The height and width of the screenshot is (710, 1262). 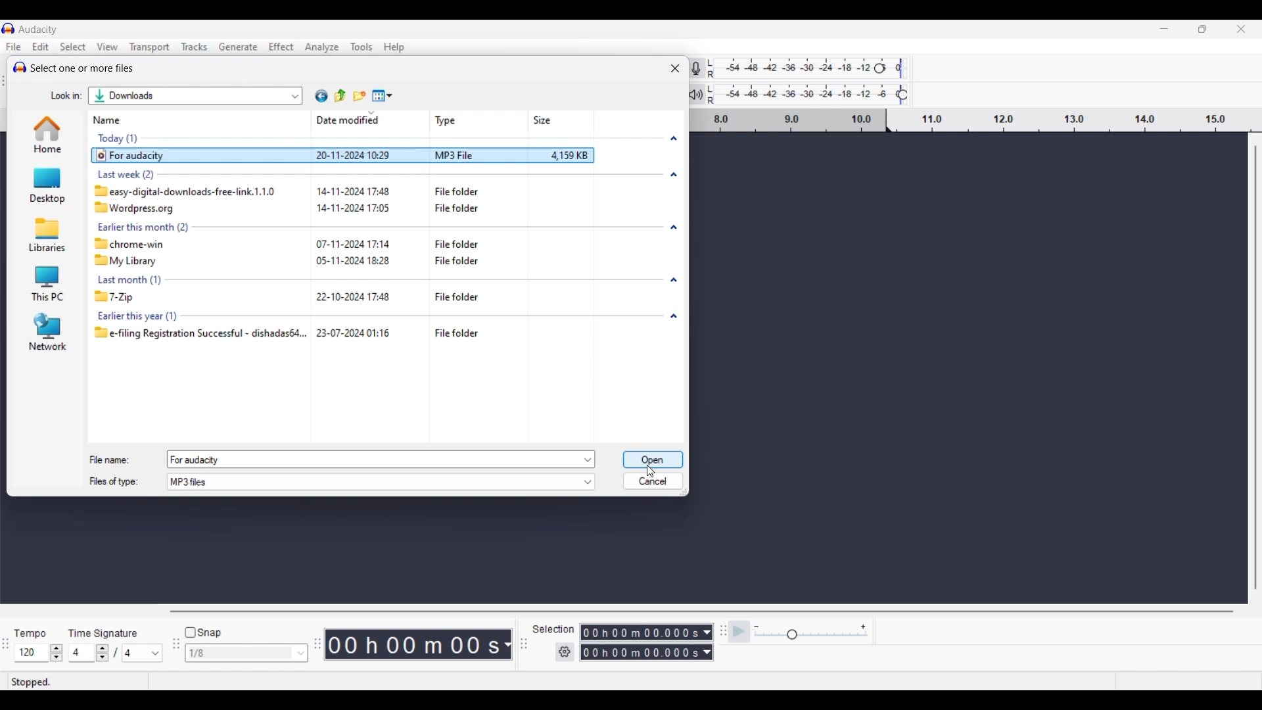 I want to click on Libraries folder, so click(x=45, y=234).